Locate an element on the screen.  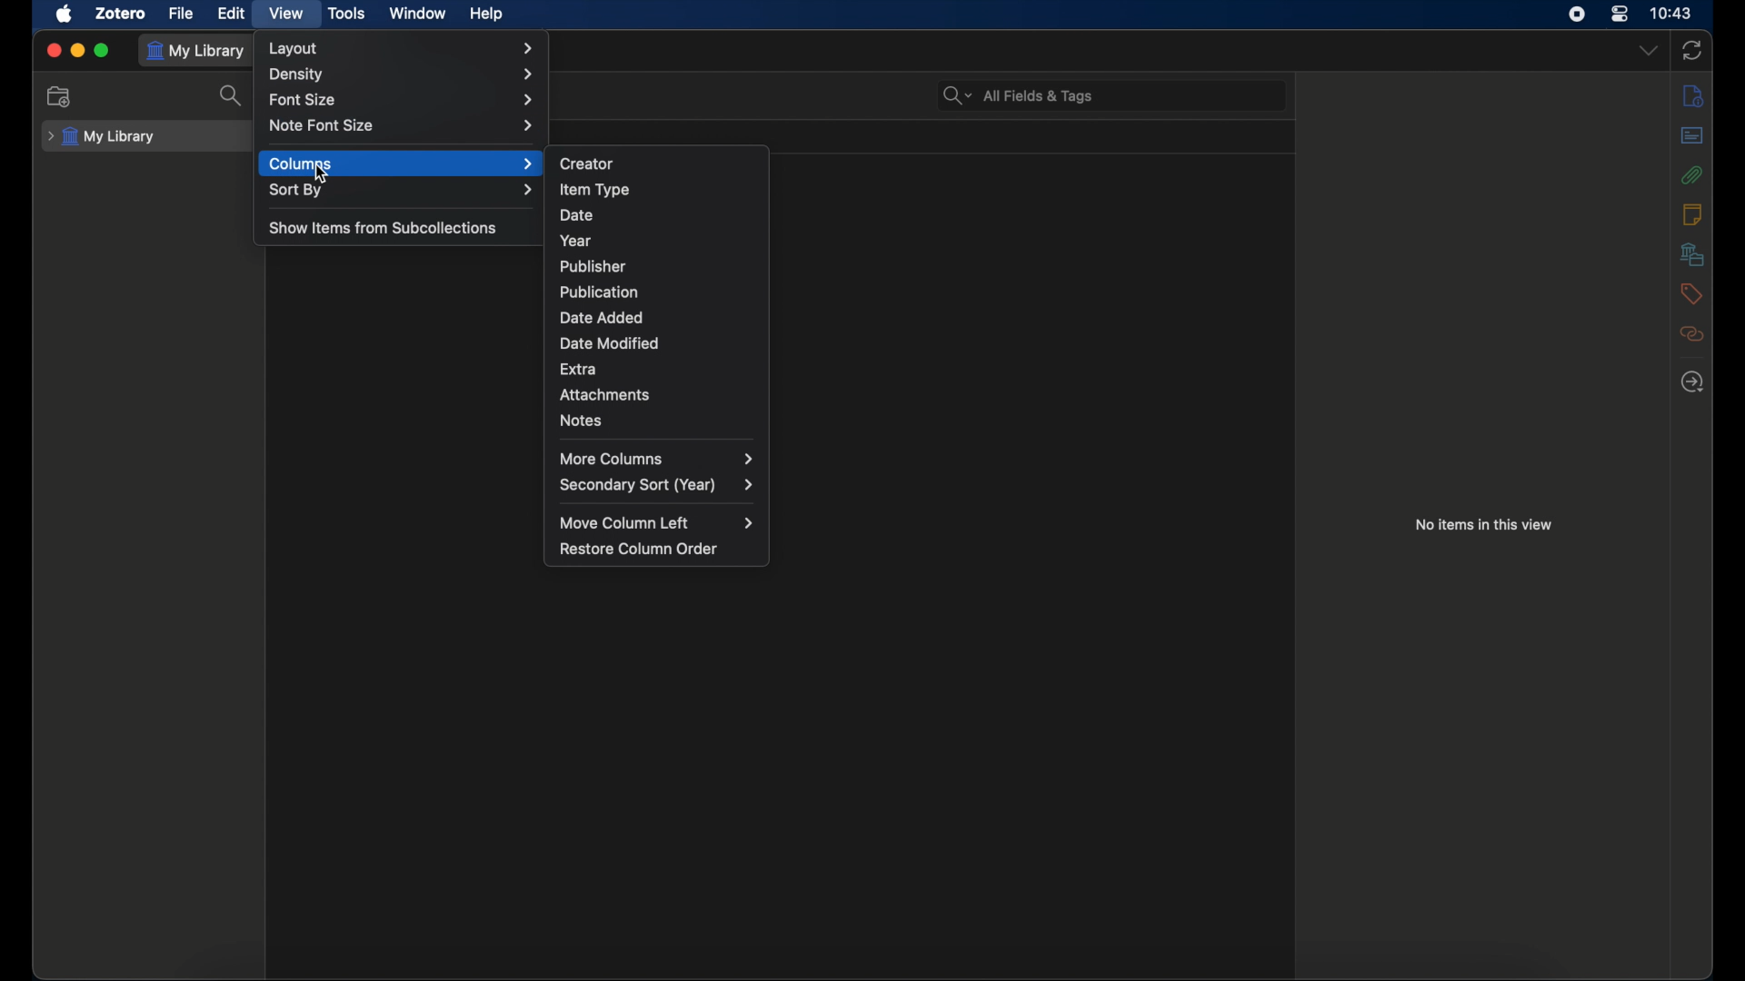
maximize is located at coordinates (104, 51).